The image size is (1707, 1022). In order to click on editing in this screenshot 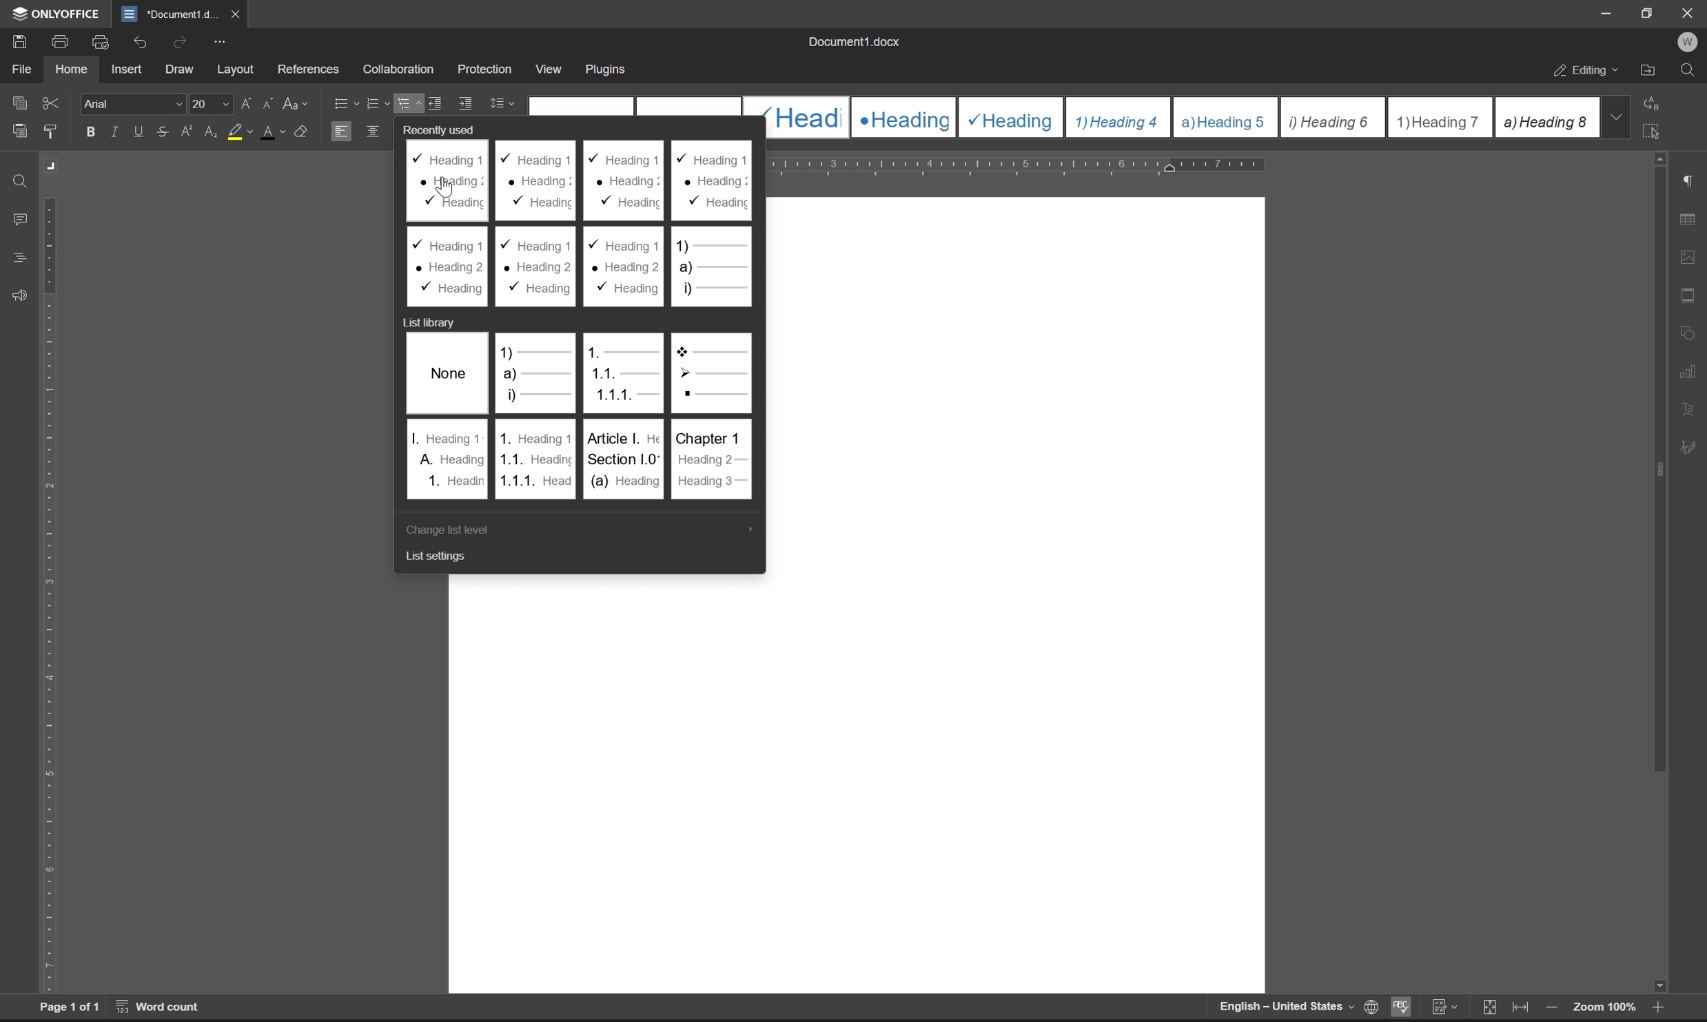, I will do `click(1588, 72)`.